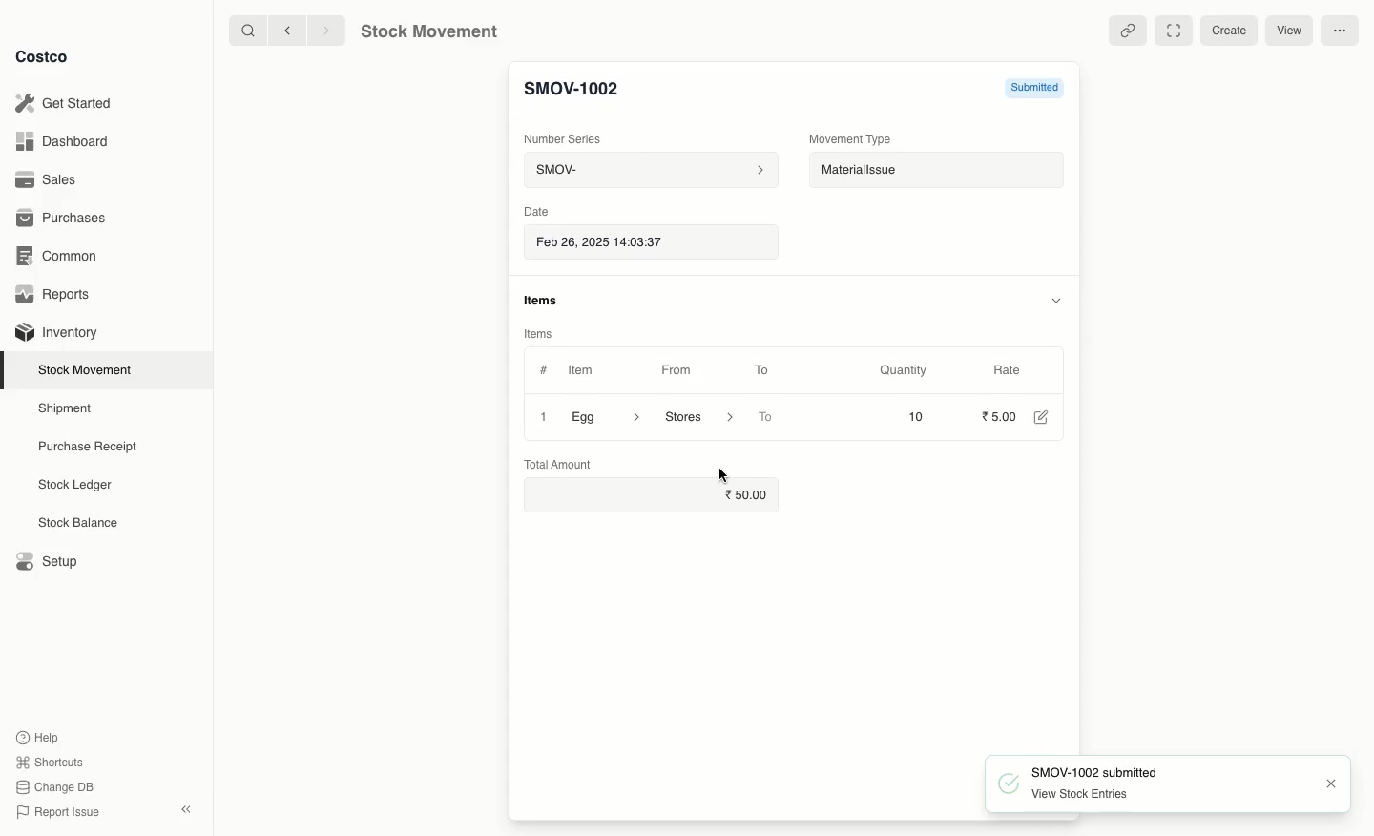 The height and width of the screenshot is (836, 1374). Describe the element at coordinates (762, 369) in the screenshot. I see `To` at that location.